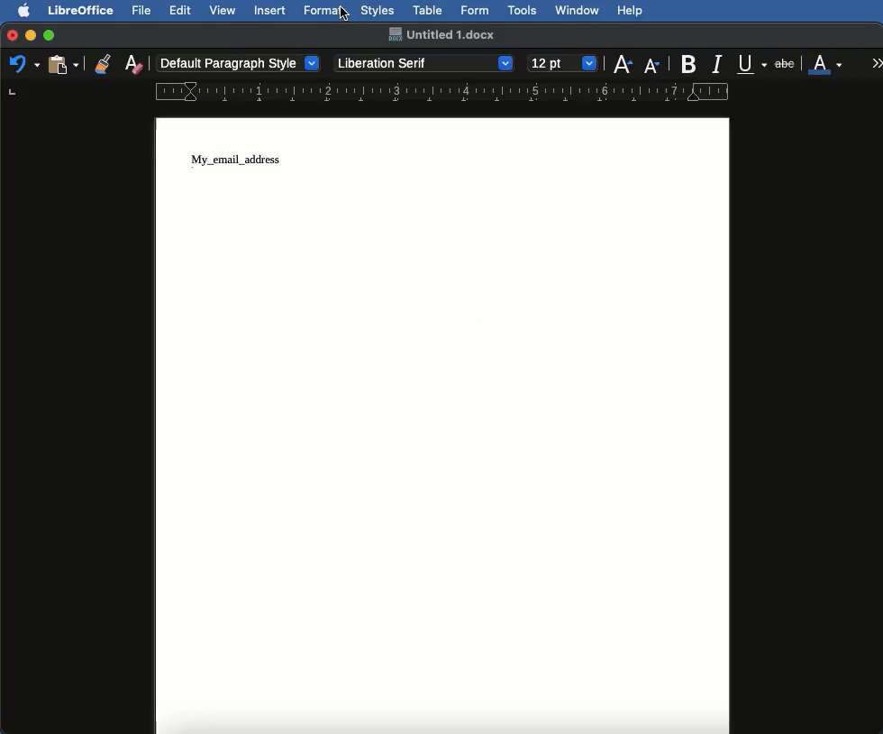  I want to click on Size, so click(564, 64).